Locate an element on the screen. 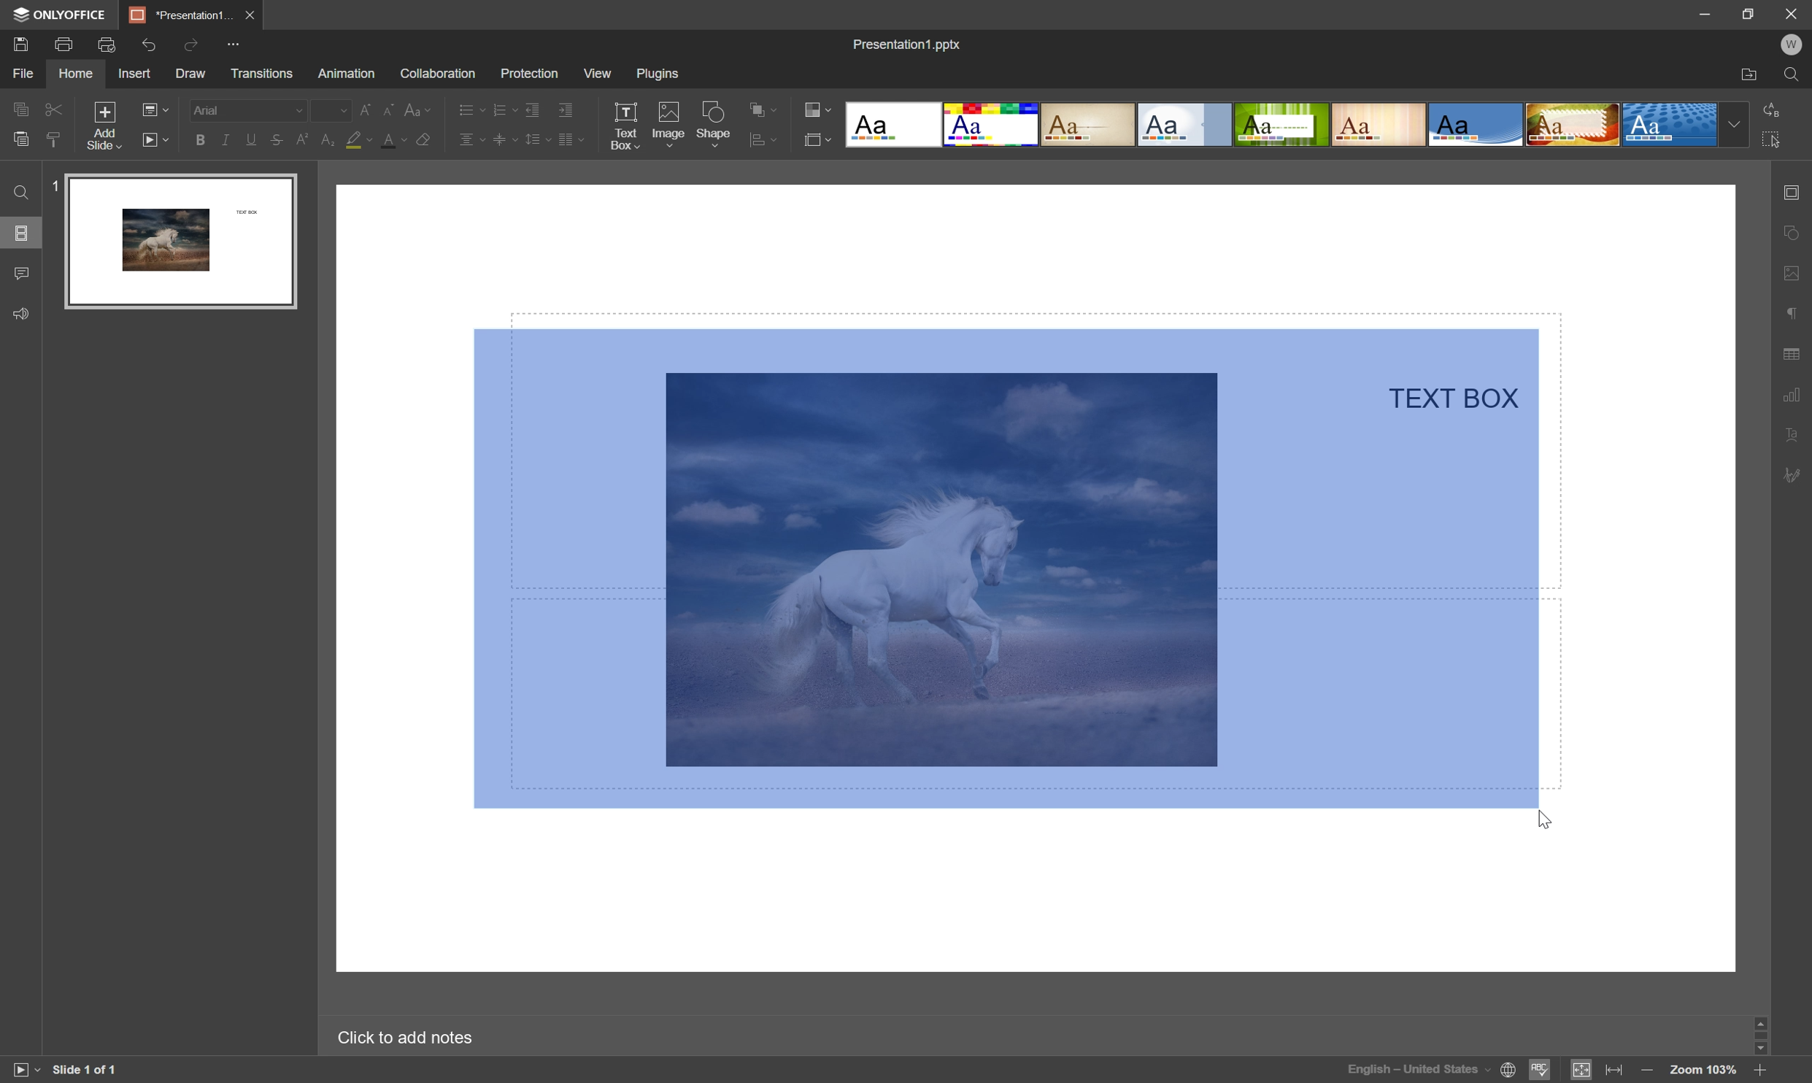  Green Leaf is located at coordinates (1282, 125).